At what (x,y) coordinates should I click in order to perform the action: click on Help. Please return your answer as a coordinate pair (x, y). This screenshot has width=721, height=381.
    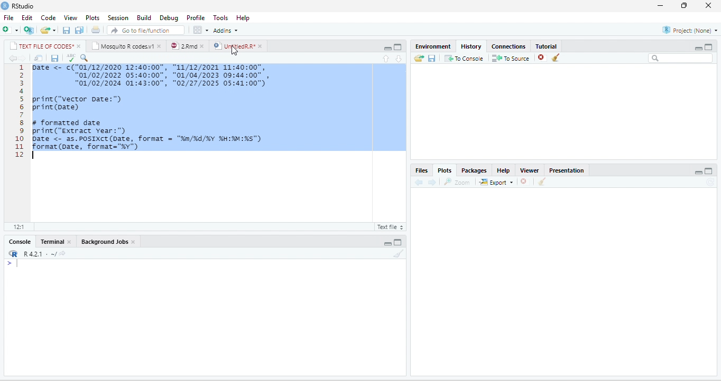
    Looking at the image, I should click on (504, 170).